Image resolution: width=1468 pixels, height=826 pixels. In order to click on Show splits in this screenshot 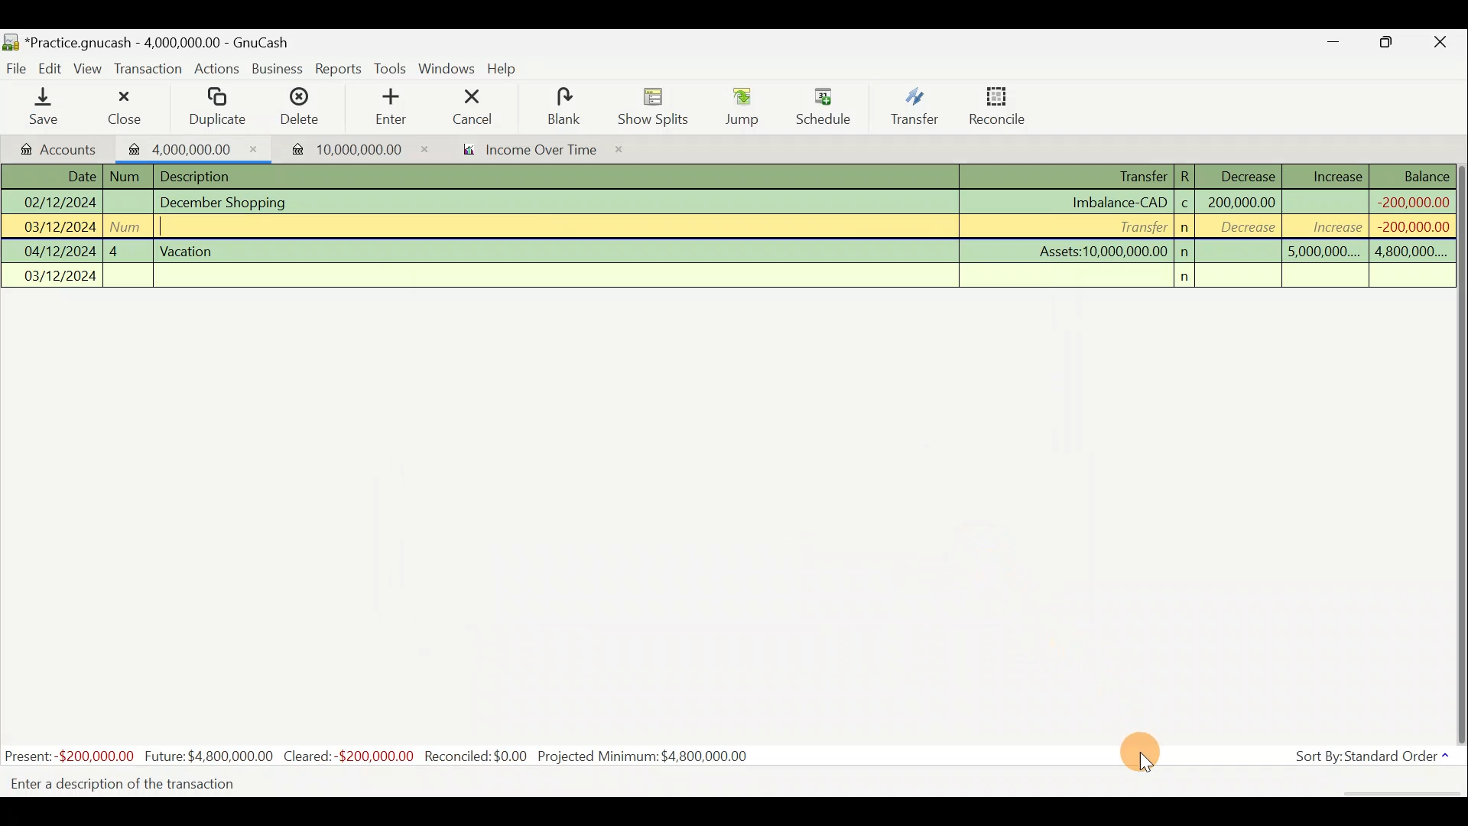, I will do `click(654, 106)`.